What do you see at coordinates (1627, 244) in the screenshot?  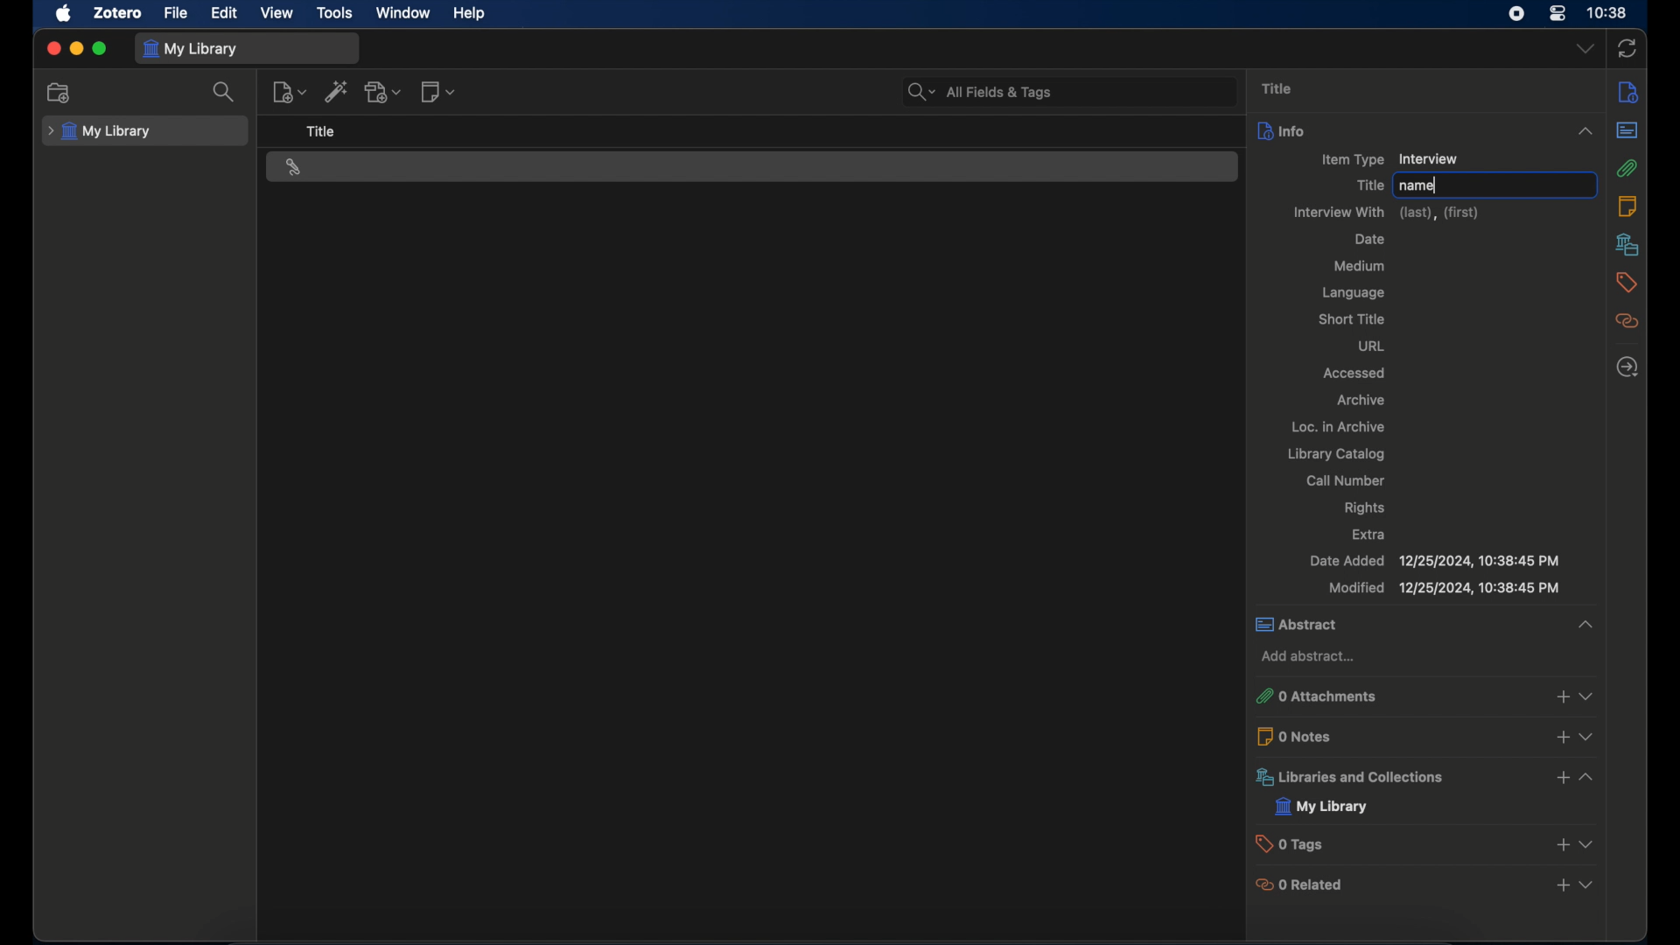 I see `libraries ` at bounding box center [1627, 244].